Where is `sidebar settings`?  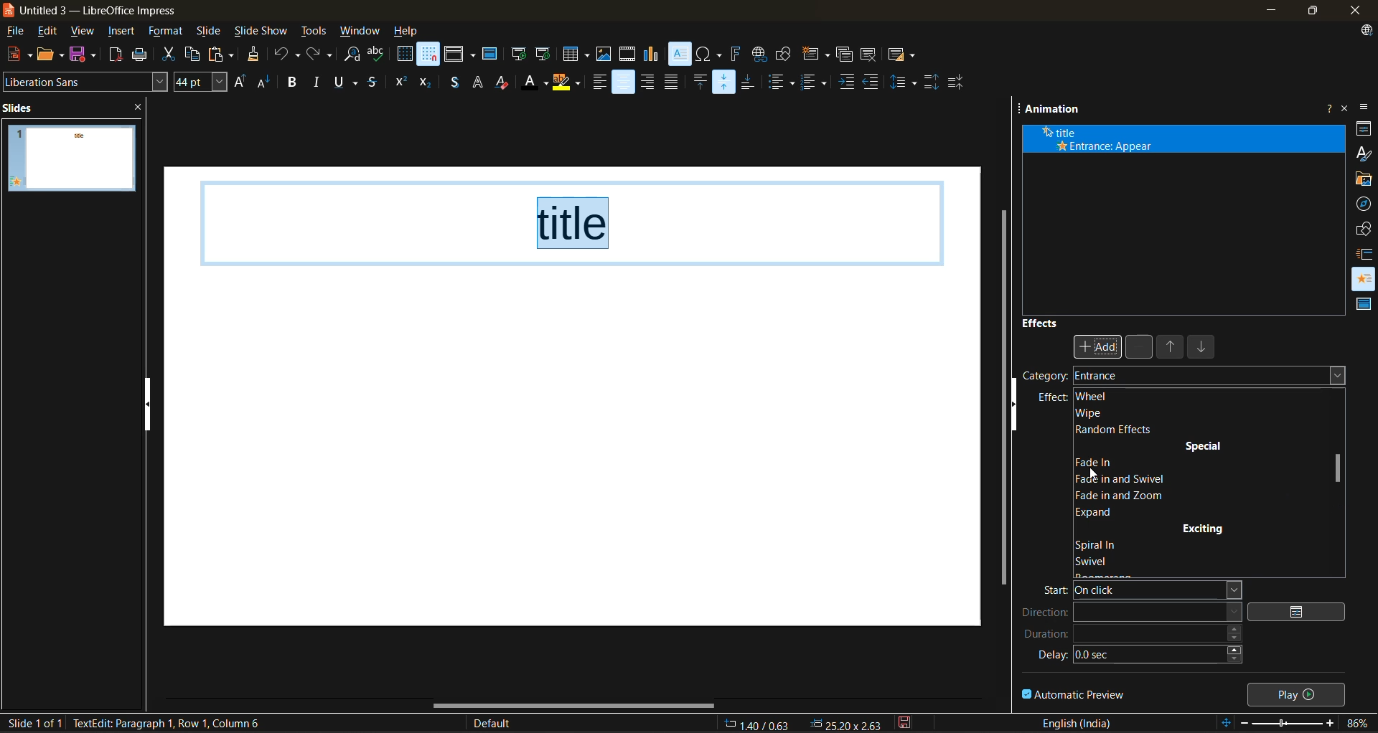
sidebar settings is located at coordinates (1366, 108).